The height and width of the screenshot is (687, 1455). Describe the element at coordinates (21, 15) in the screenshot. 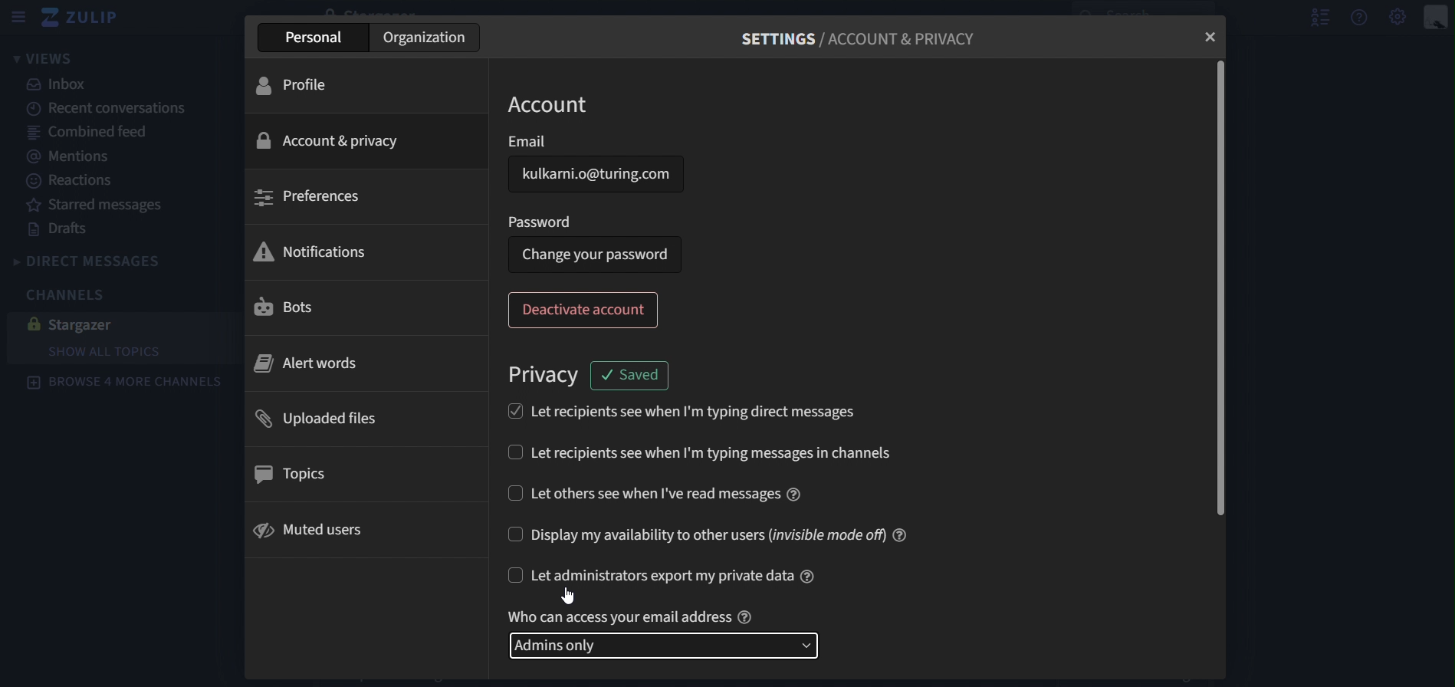

I see `sidebar` at that location.